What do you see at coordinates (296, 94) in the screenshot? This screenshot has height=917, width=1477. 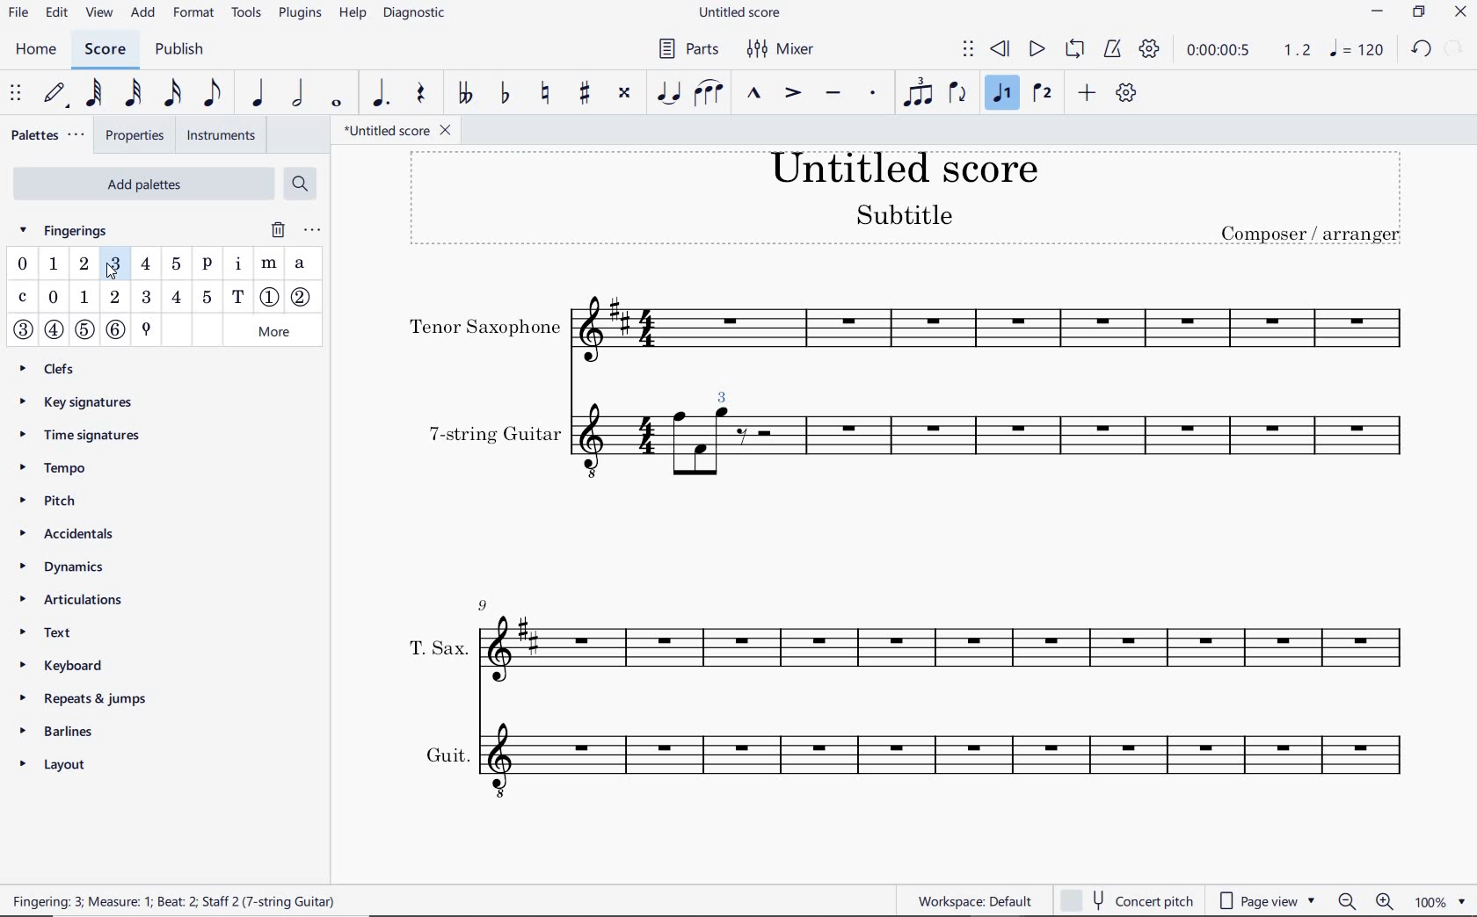 I see `HALF NOTE` at bounding box center [296, 94].